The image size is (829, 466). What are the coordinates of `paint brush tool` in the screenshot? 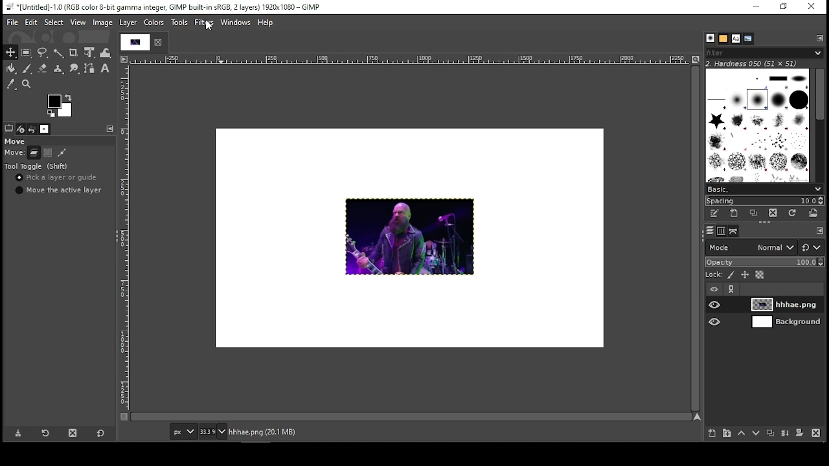 It's located at (28, 69).